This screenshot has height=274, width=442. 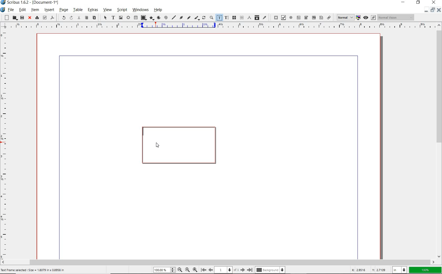 I want to click on measurements, so click(x=249, y=17).